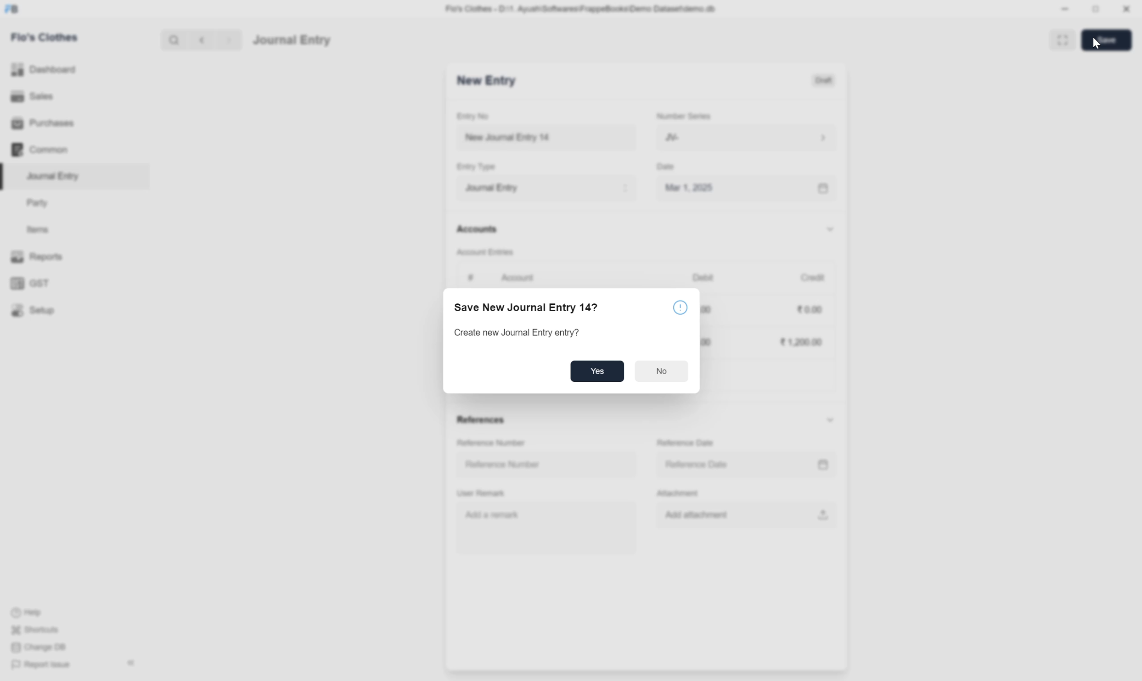 The image size is (1142, 681). I want to click on Credit, so click(812, 277).